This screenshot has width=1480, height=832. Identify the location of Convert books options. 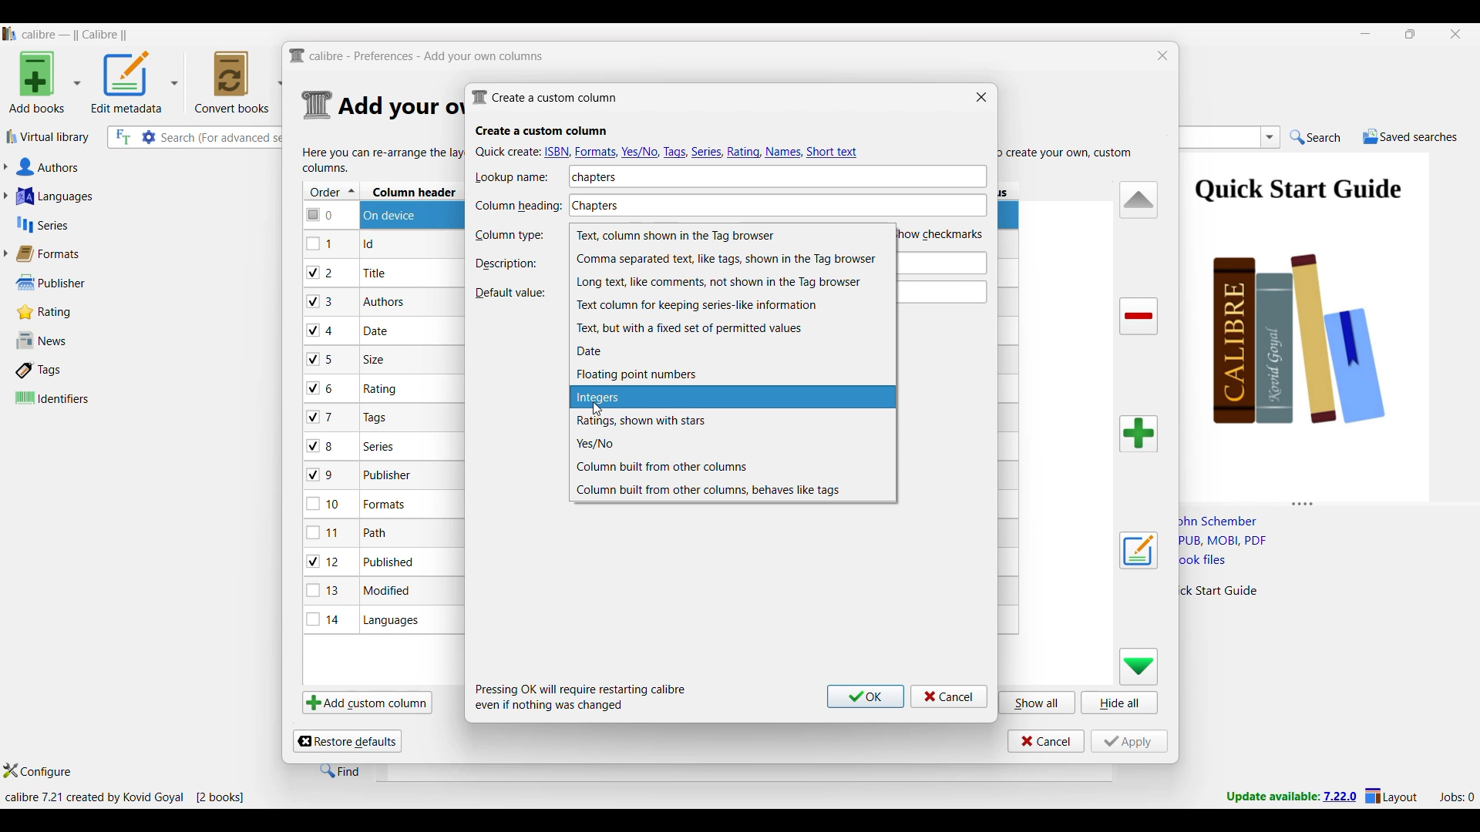
(239, 82).